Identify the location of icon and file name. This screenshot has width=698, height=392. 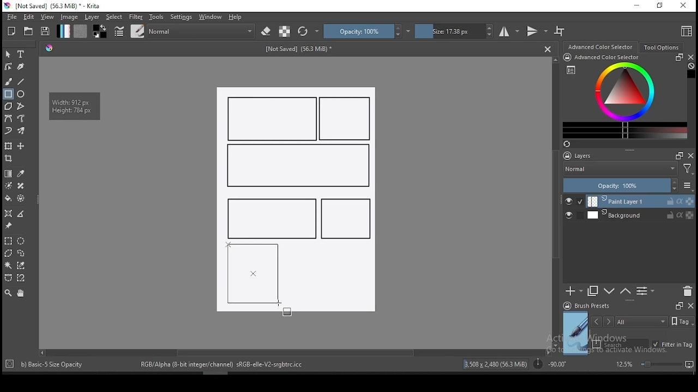
(54, 6).